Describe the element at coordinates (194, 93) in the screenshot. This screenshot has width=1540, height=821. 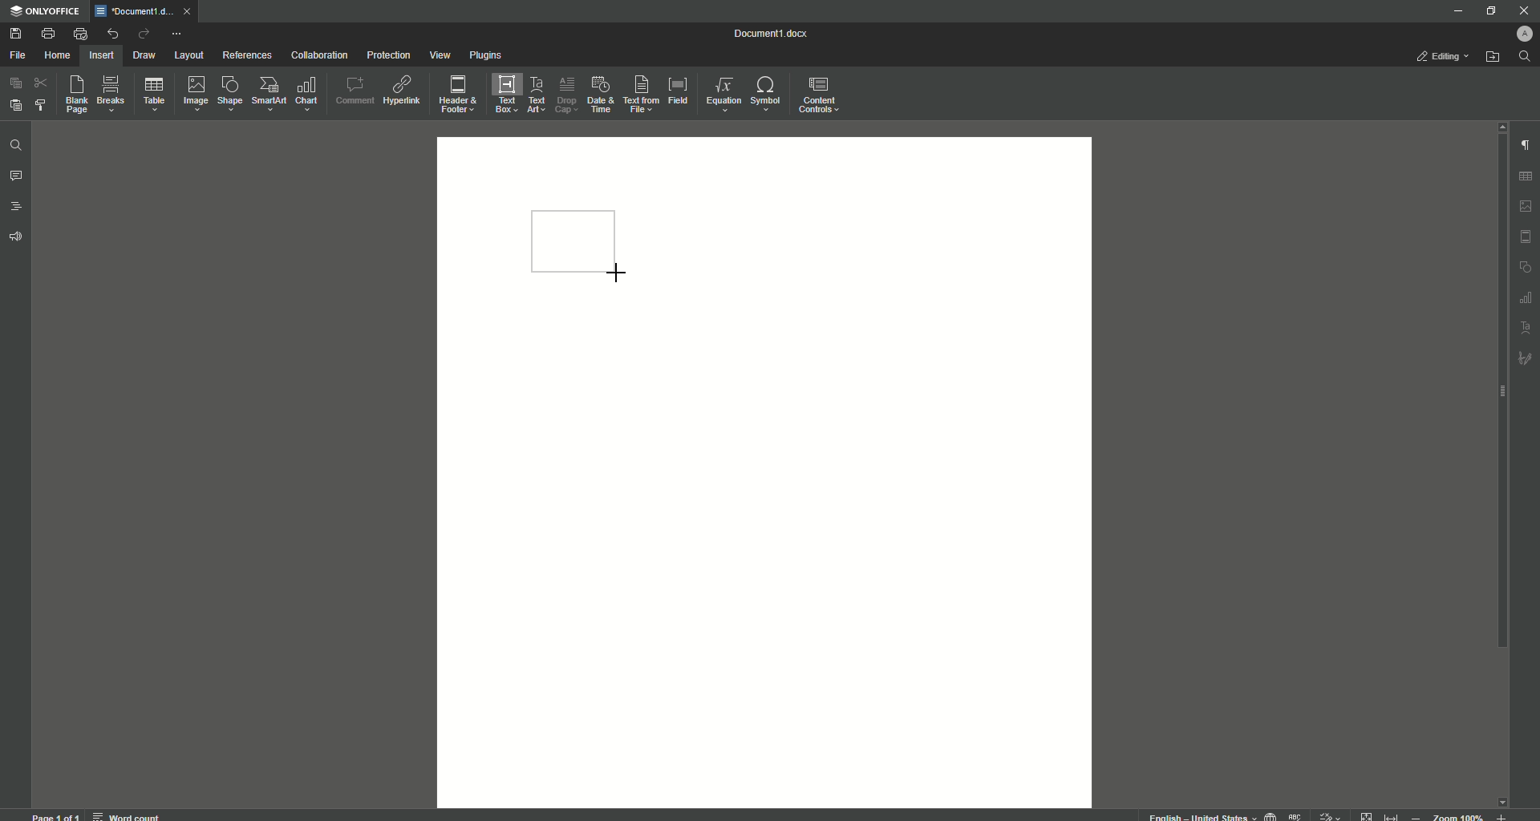
I see `Image` at that location.